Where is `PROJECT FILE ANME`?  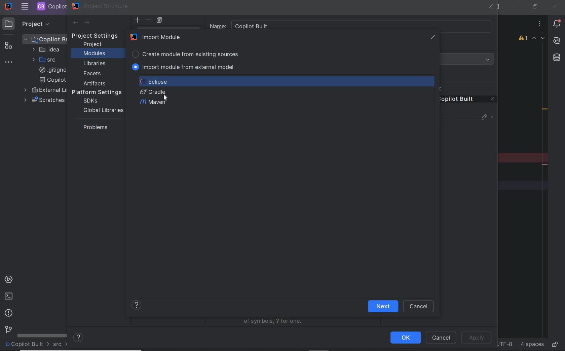
PROJECT FILE ANME is located at coordinates (45, 39).